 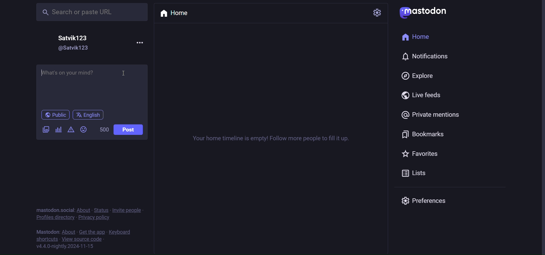 What do you see at coordinates (84, 129) in the screenshot?
I see `emoji` at bounding box center [84, 129].